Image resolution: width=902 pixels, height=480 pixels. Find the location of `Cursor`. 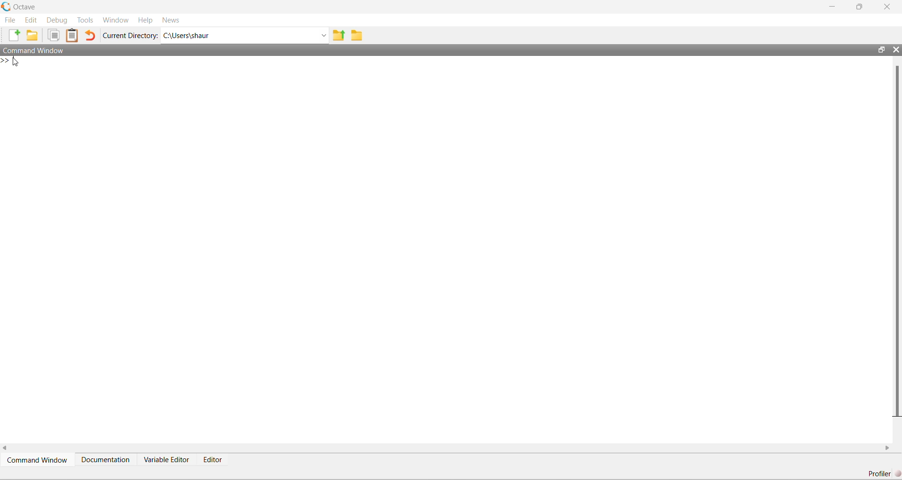

Cursor is located at coordinates (16, 63).